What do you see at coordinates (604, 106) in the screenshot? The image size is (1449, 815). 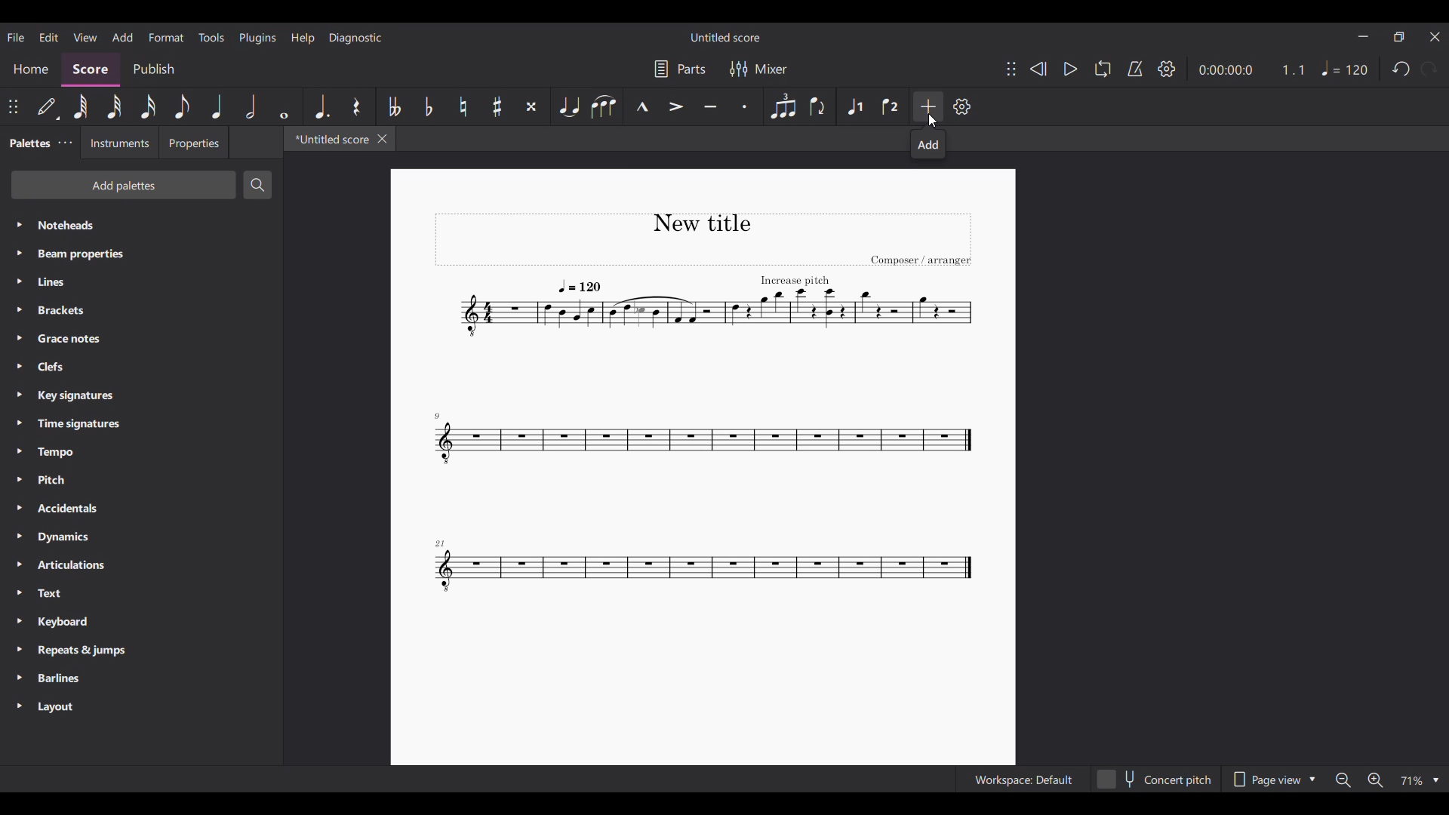 I see `Slur` at bounding box center [604, 106].